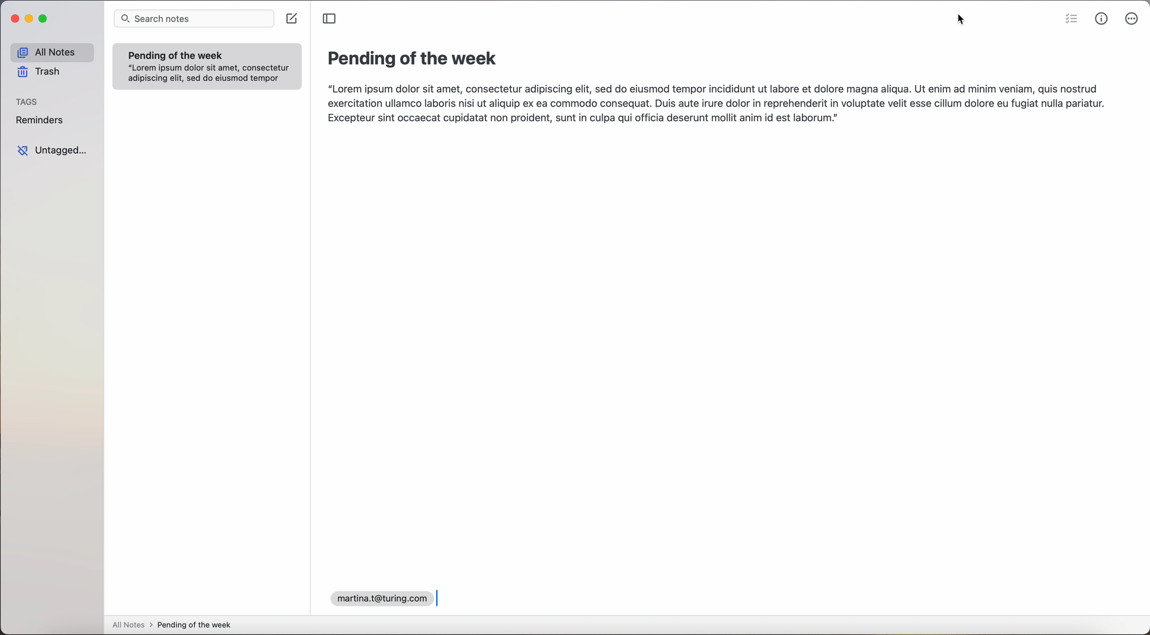 Image resolution: width=1150 pixels, height=635 pixels. What do you see at coordinates (717, 106) in the screenshot?
I see `“Lorem ipsum dolor sit amet, consectetur adipiscing elit, sed do eiusmod tempor incididunt ut labore et dolore magna aliqua. Ut enim ad minim veniam, quis nostrud
exercitation ullamco laboris nisi ut aliquip ex ea commodo consequat. Duis aute irure dolor in reprehenderit in voluptate velit esse cillum dolore eu fugiat nulla pariatur.
Excepteur sint occaecat cupidatat non proident, sunt in culpa qui officia deserunt mollit anim id est laborum.]|` at bounding box center [717, 106].